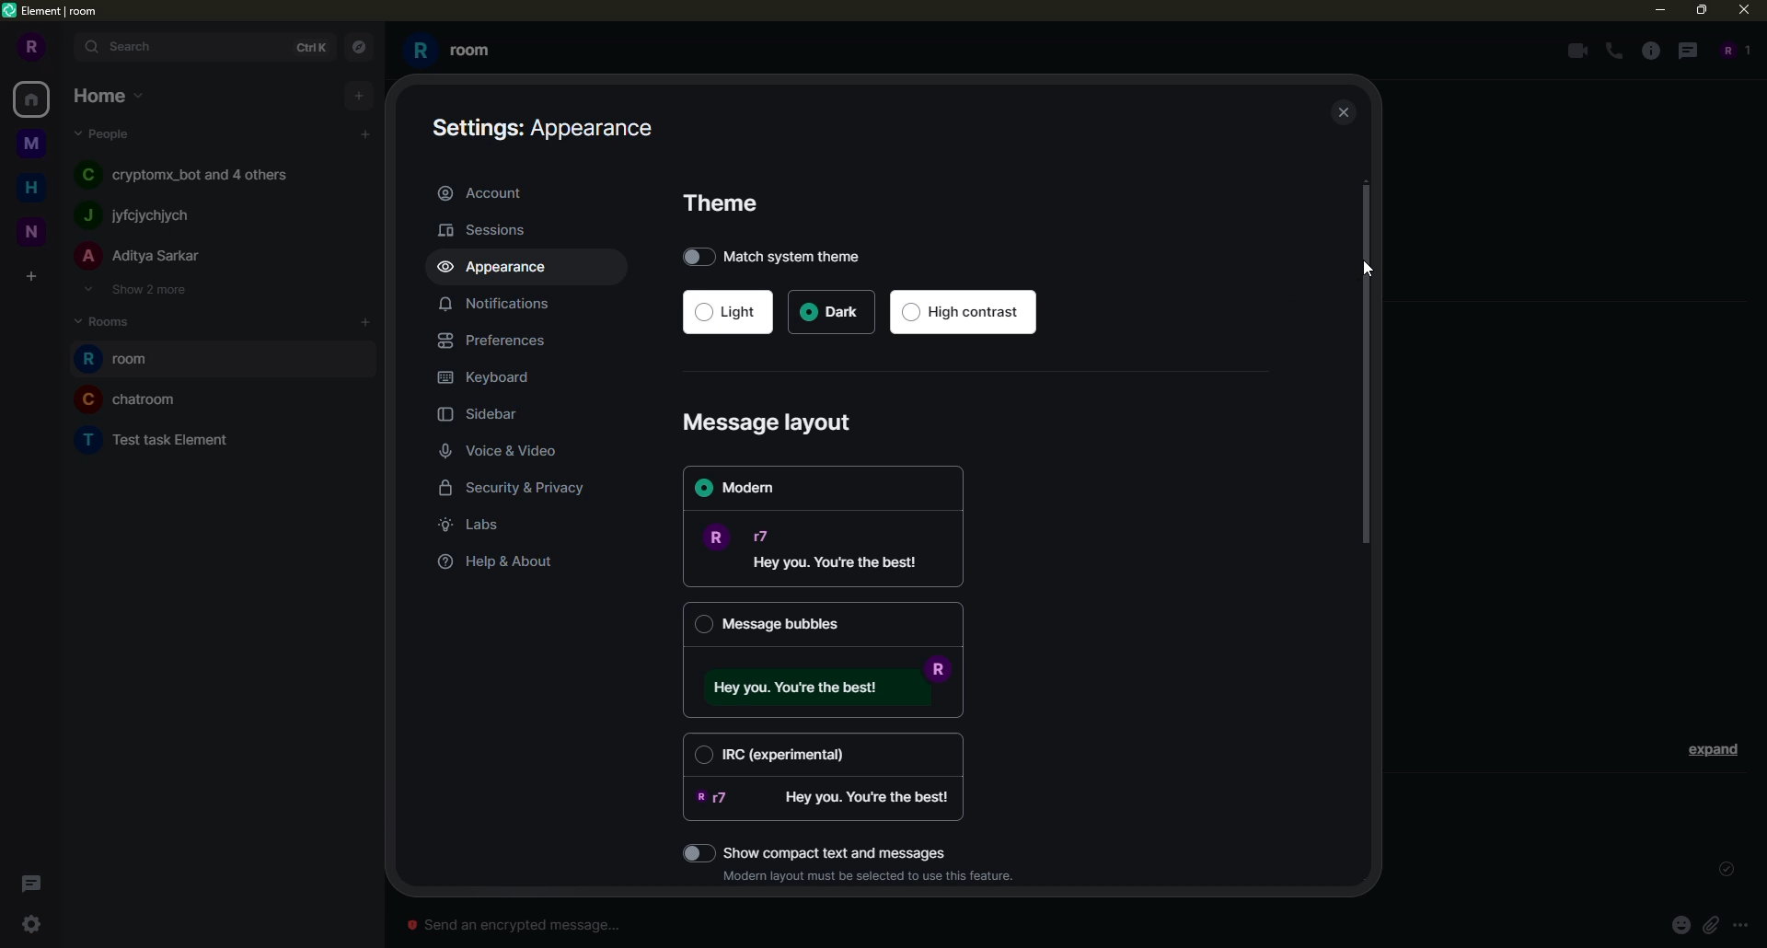 Image resolution: width=1767 pixels, height=948 pixels. Describe the element at coordinates (1680, 924) in the screenshot. I see `emoji` at that location.